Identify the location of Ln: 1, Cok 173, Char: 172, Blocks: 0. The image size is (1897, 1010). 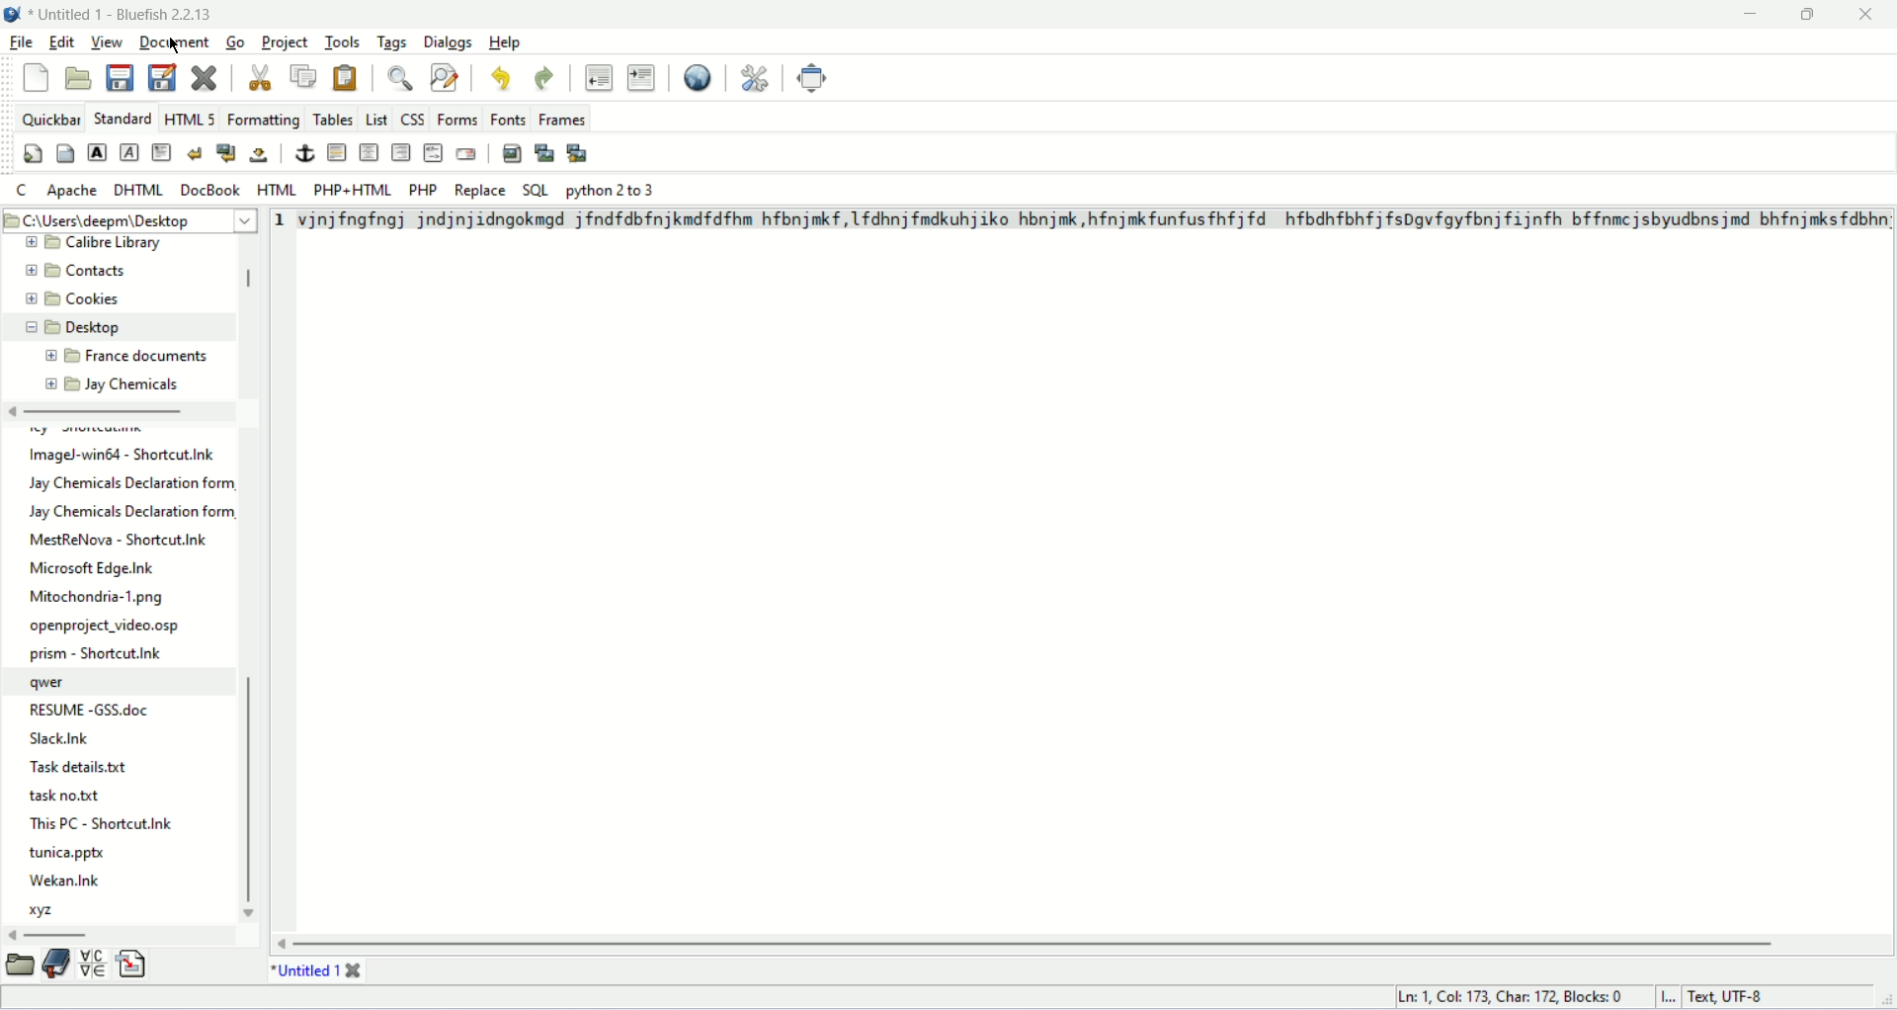
(1515, 994).